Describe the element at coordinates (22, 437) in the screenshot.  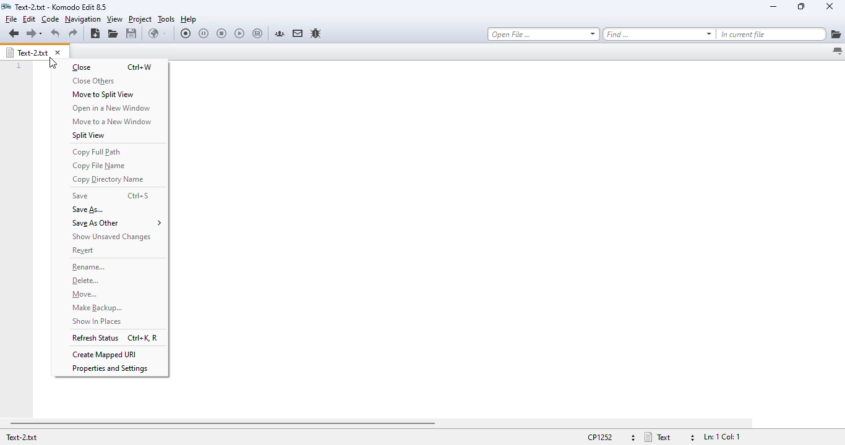
I see `text-2` at that location.